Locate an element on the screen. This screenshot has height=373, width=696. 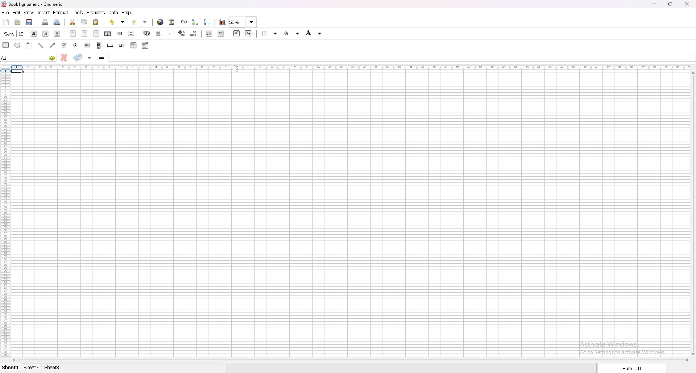
center horizontally is located at coordinates (108, 34).